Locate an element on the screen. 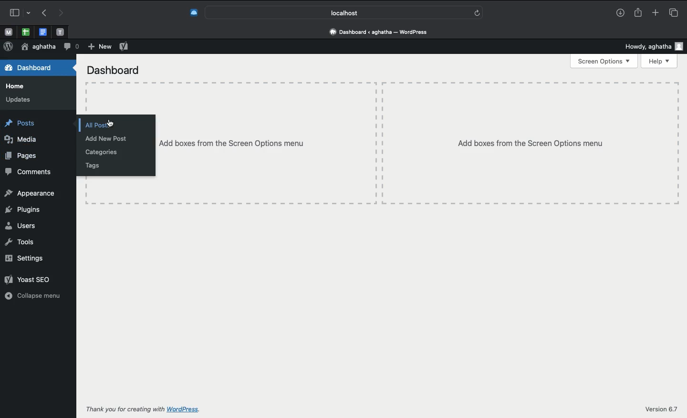  Yoast SEO is located at coordinates (125, 46).